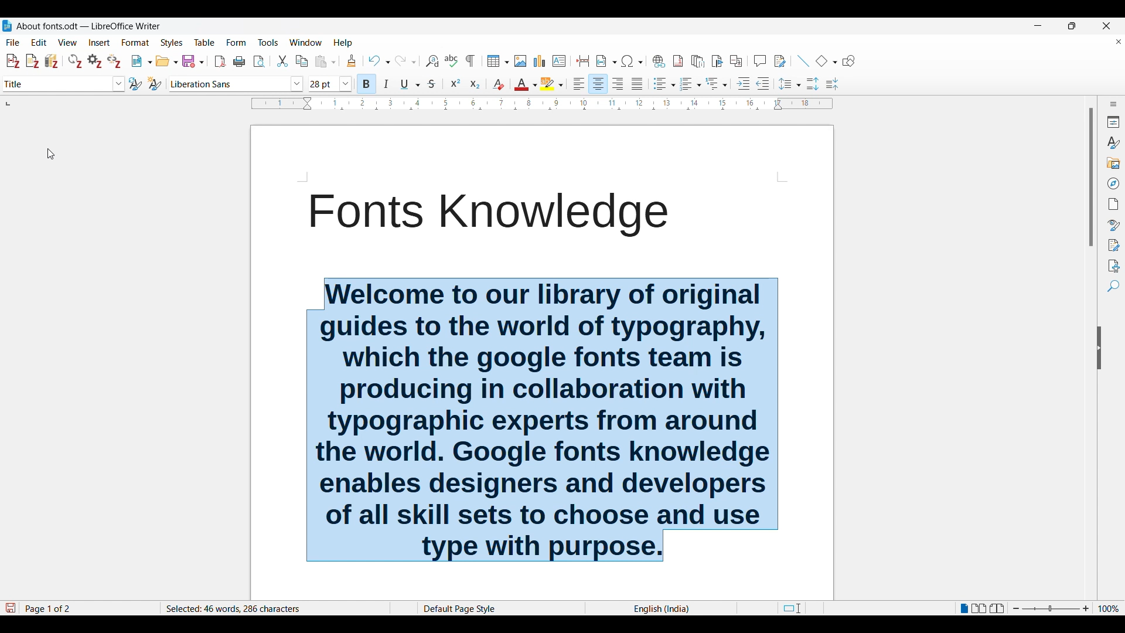  Describe the element at coordinates (260, 62) in the screenshot. I see `Toggle print preview` at that location.